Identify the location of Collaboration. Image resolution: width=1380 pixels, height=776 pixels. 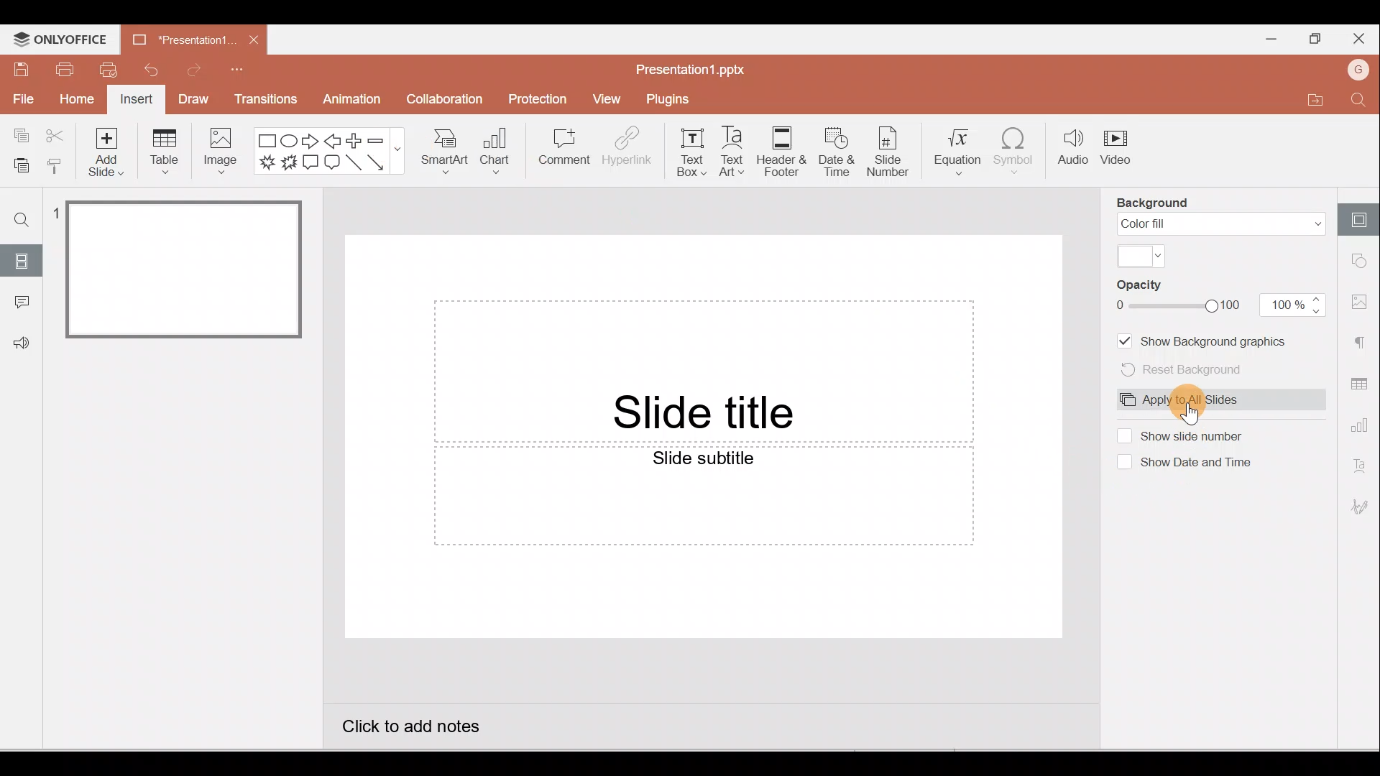
(453, 98).